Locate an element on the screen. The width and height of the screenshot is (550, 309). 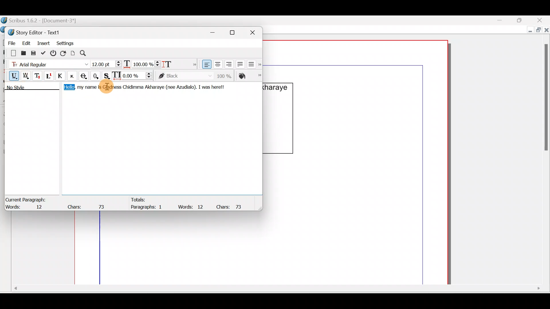
Scaling height of characters is located at coordinates (175, 62).